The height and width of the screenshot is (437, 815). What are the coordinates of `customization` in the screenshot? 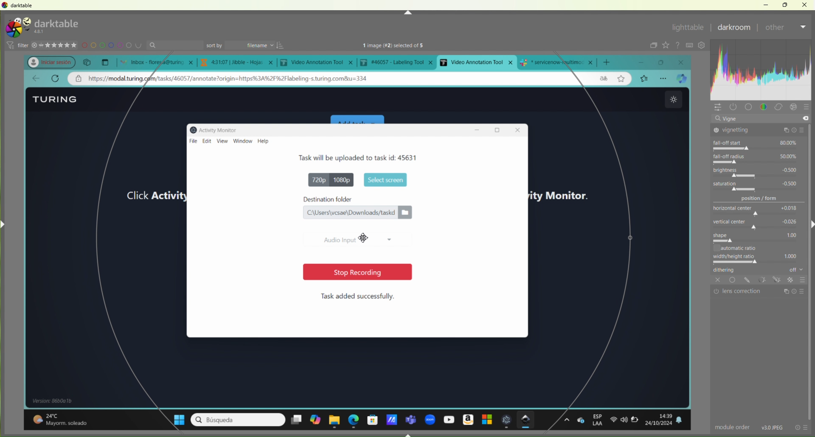 It's located at (762, 76).